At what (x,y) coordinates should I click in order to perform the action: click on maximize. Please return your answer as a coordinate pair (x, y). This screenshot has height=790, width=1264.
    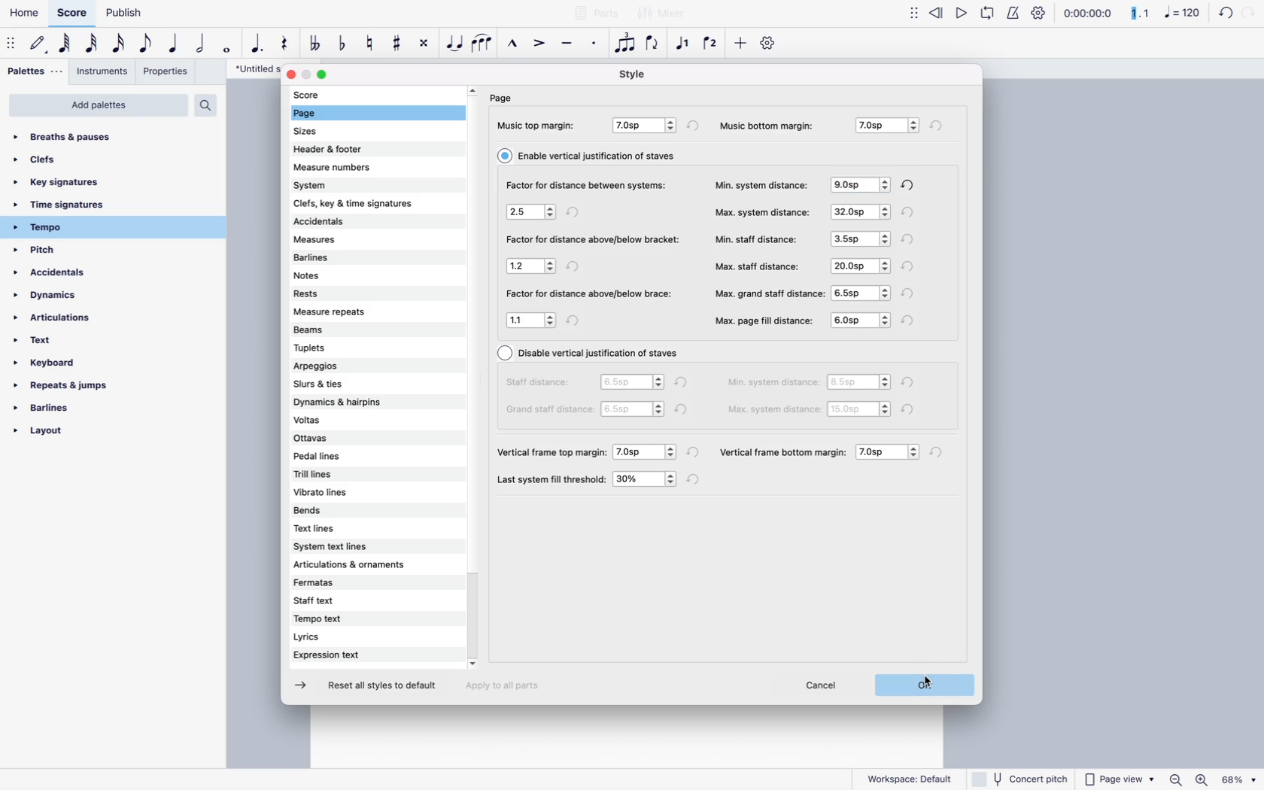
    Looking at the image, I should click on (324, 76).